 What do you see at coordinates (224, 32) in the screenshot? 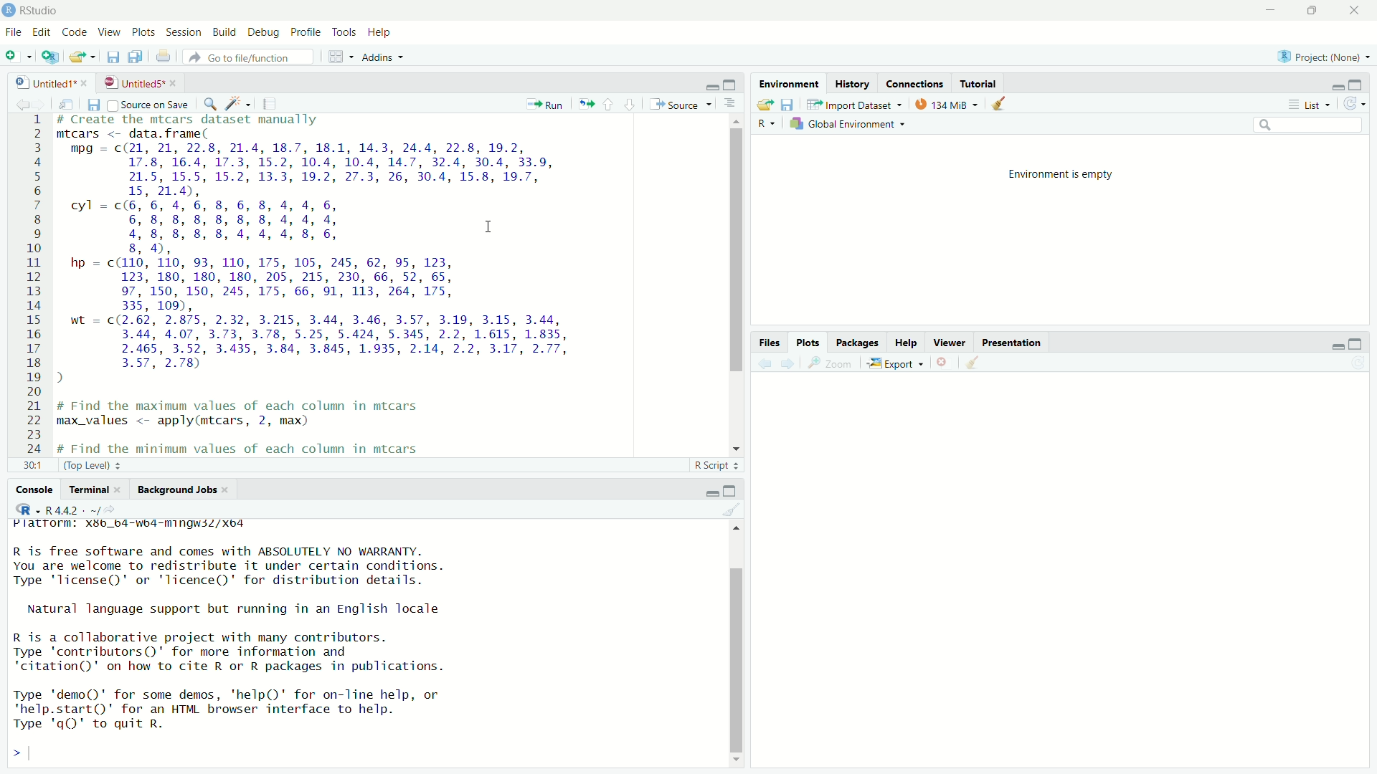
I see `Build` at bounding box center [224, 32].